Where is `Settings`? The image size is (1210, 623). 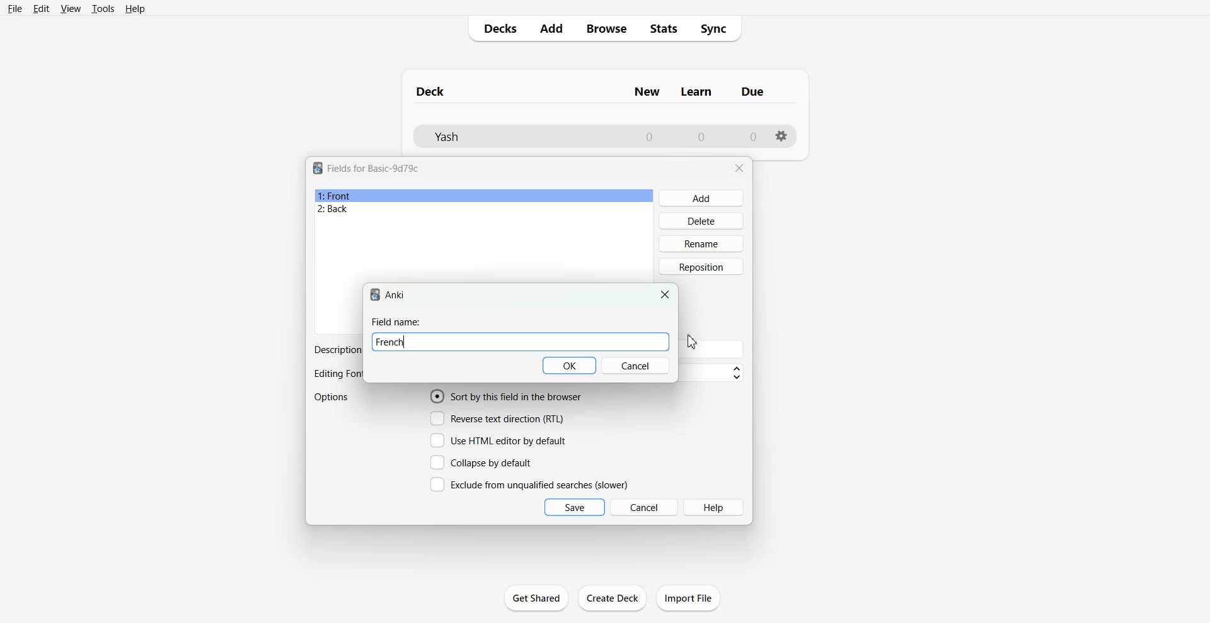 Settings is located at coordinates (782, 136).